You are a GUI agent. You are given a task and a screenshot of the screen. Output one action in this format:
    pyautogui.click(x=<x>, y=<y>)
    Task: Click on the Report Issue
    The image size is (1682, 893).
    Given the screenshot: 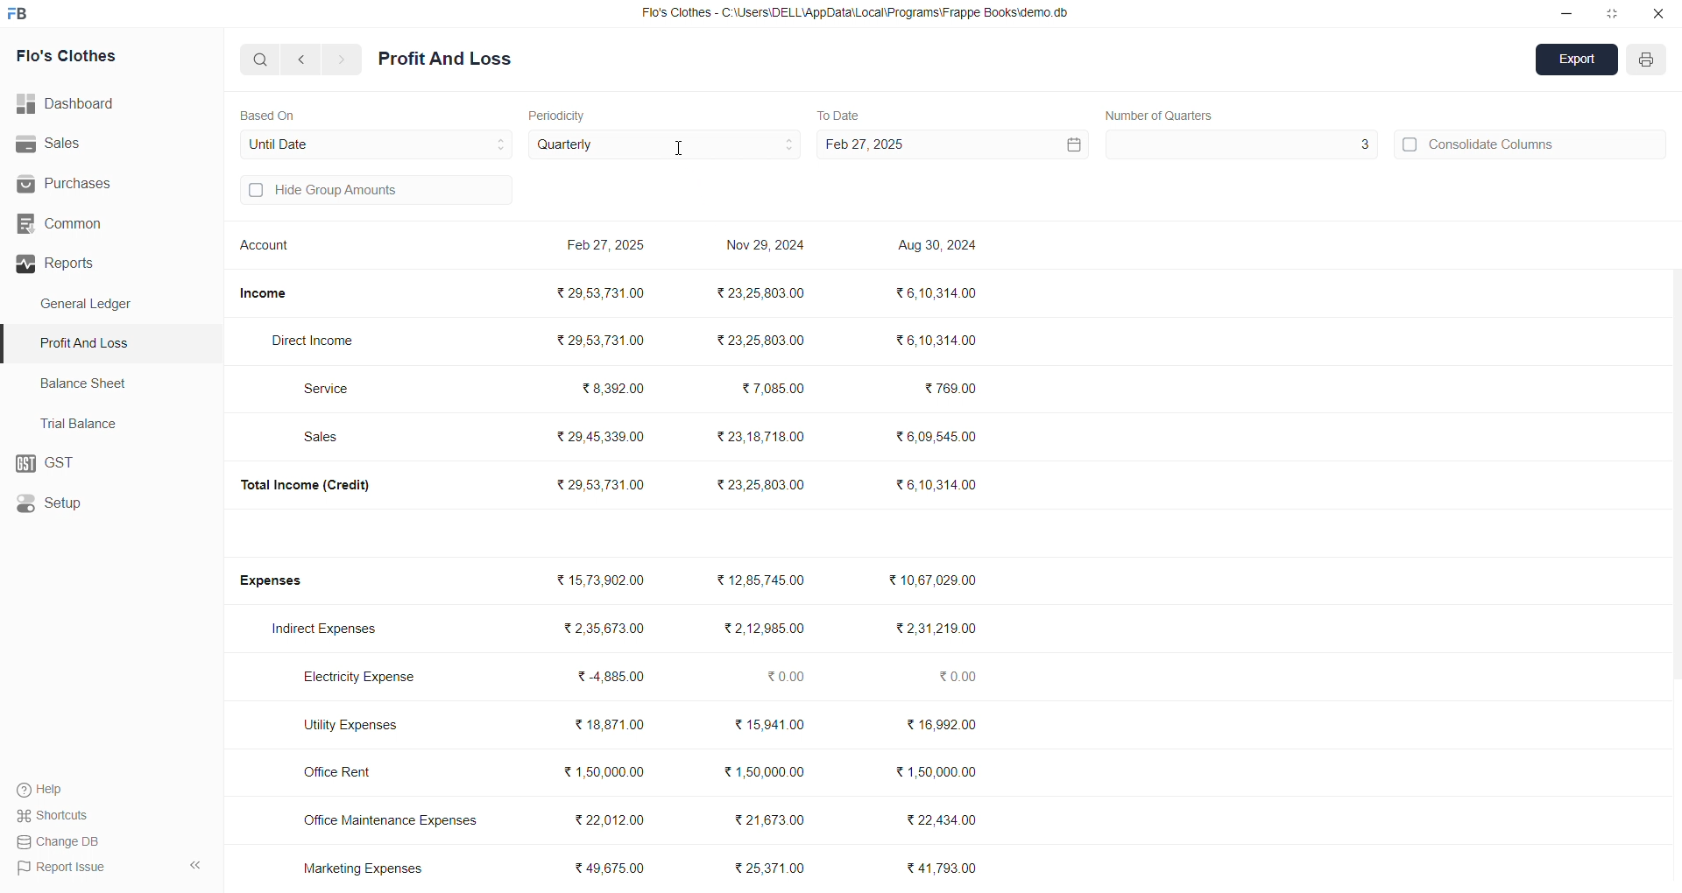 What is the action you would take?
    pyautogui.click(x=62, y=866)
    